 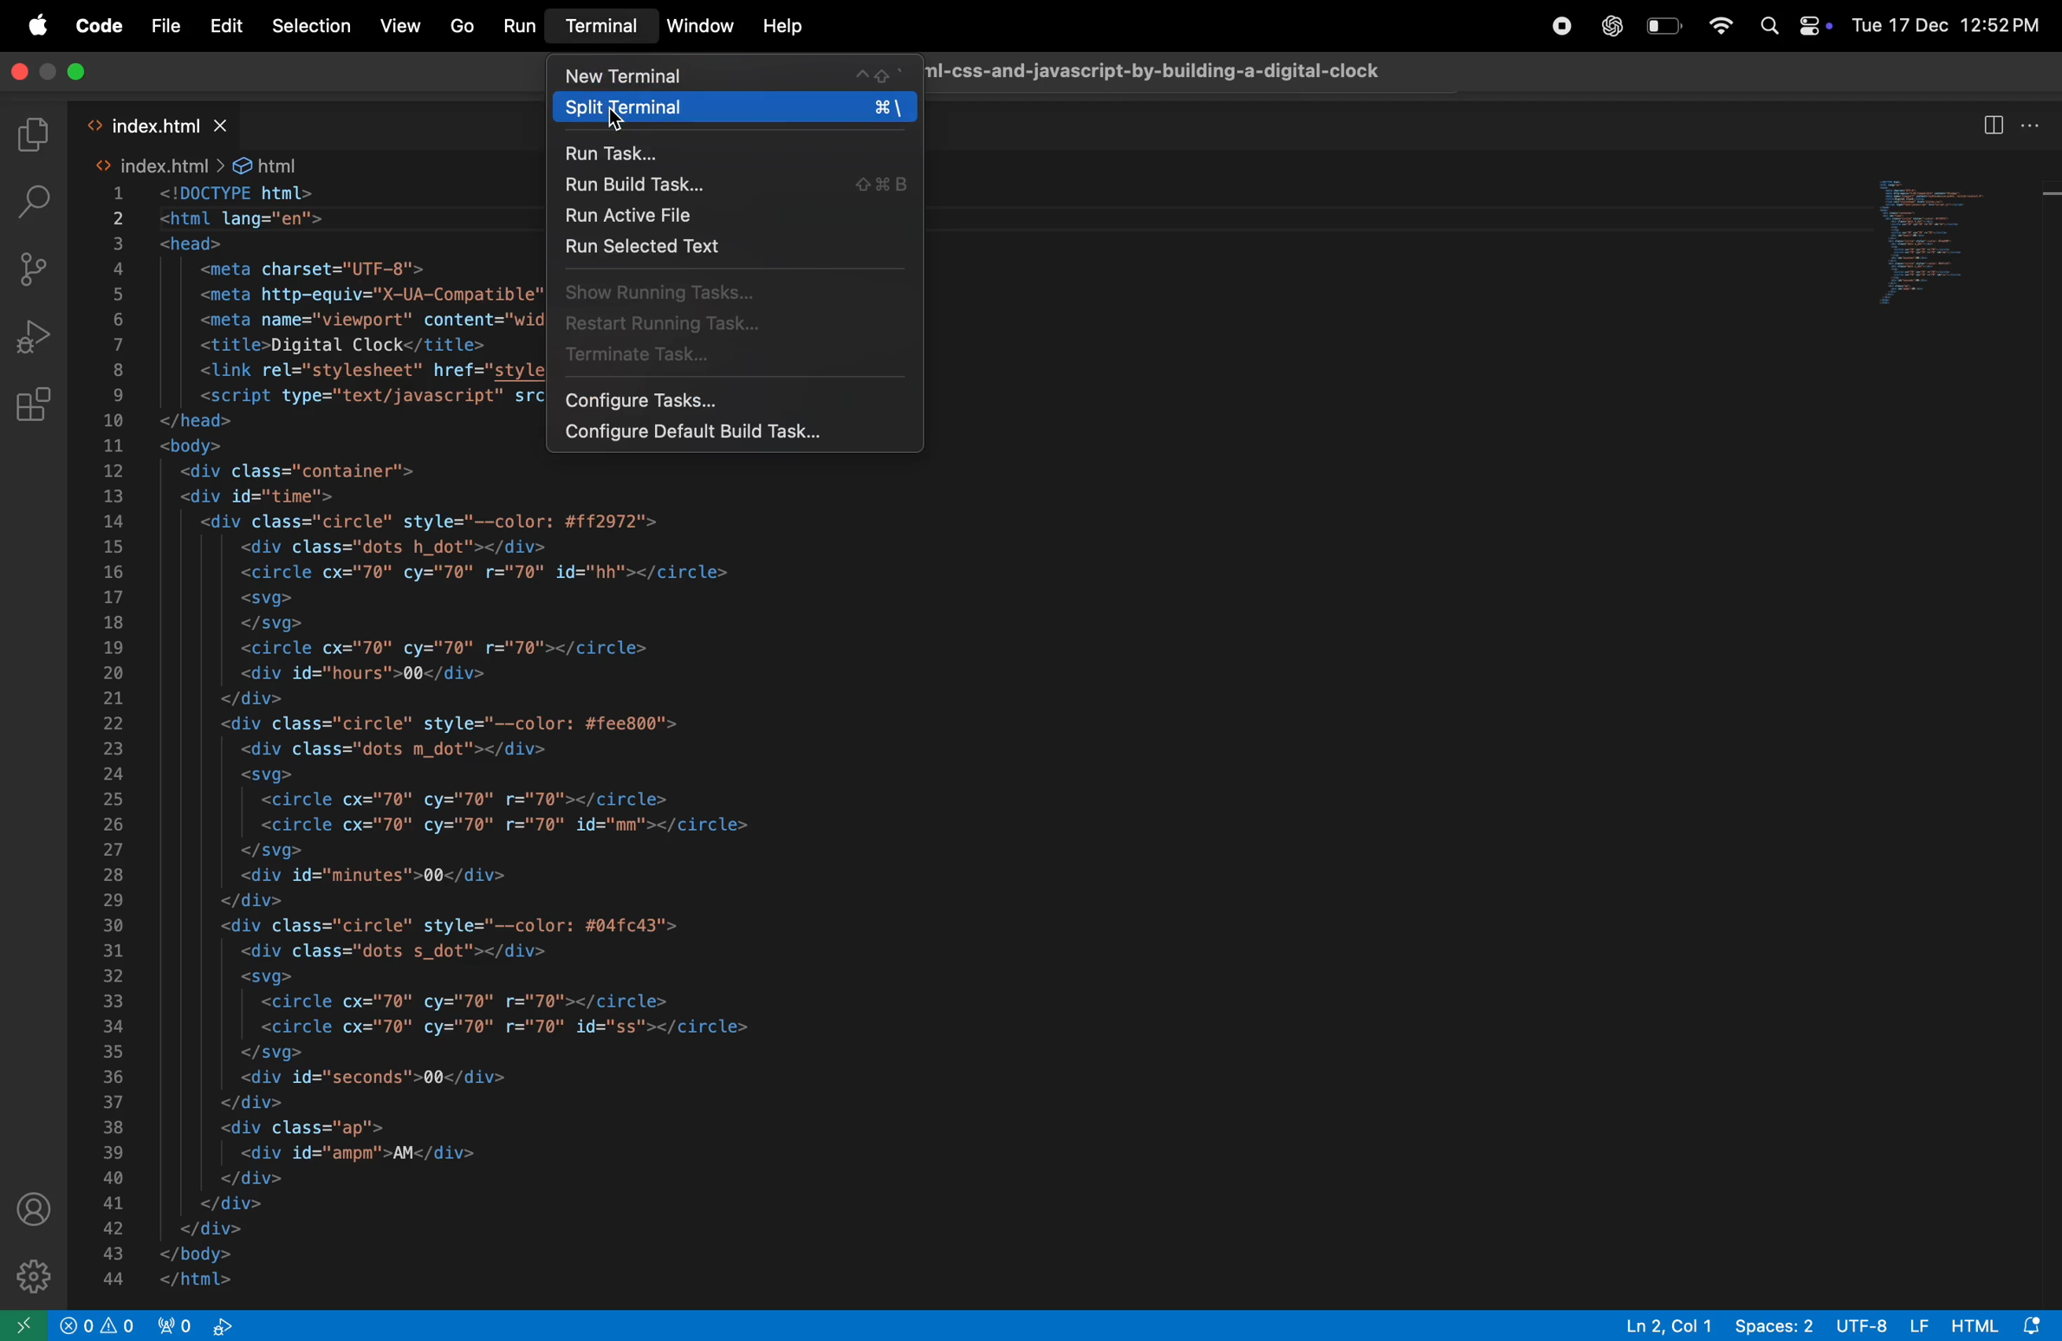 I want to click on search, so click(x=36, y=201).